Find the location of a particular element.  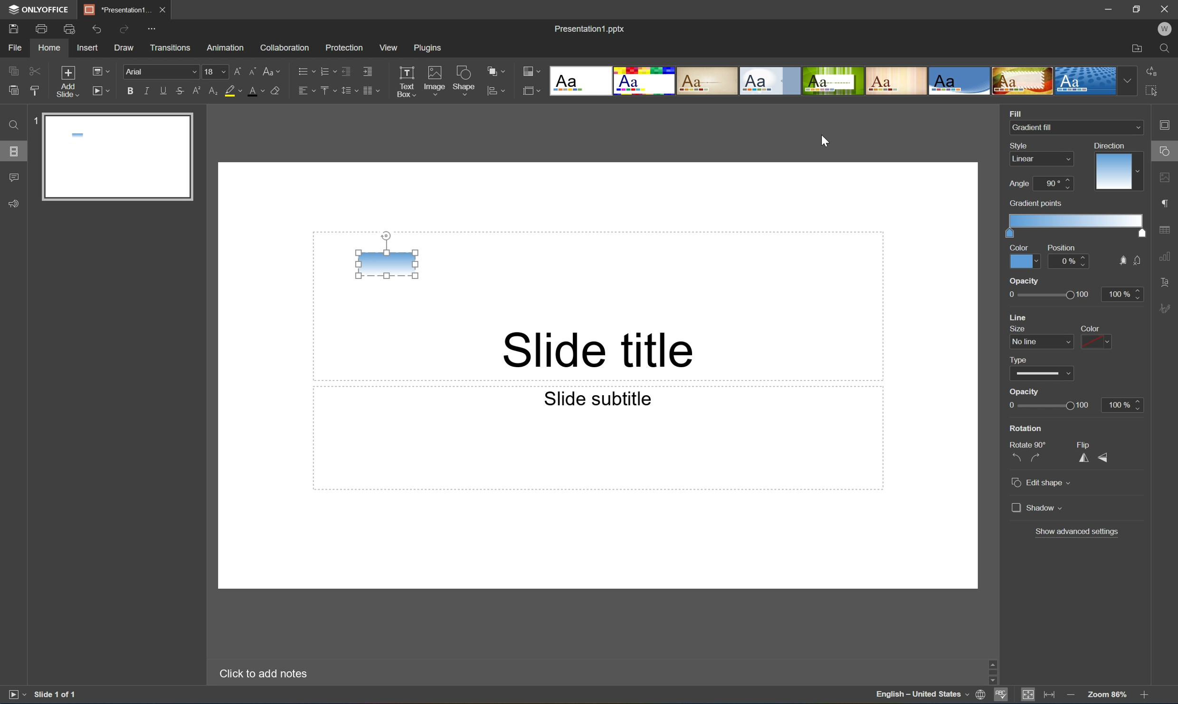

Zoom out is located at coordinates (1070, 695).